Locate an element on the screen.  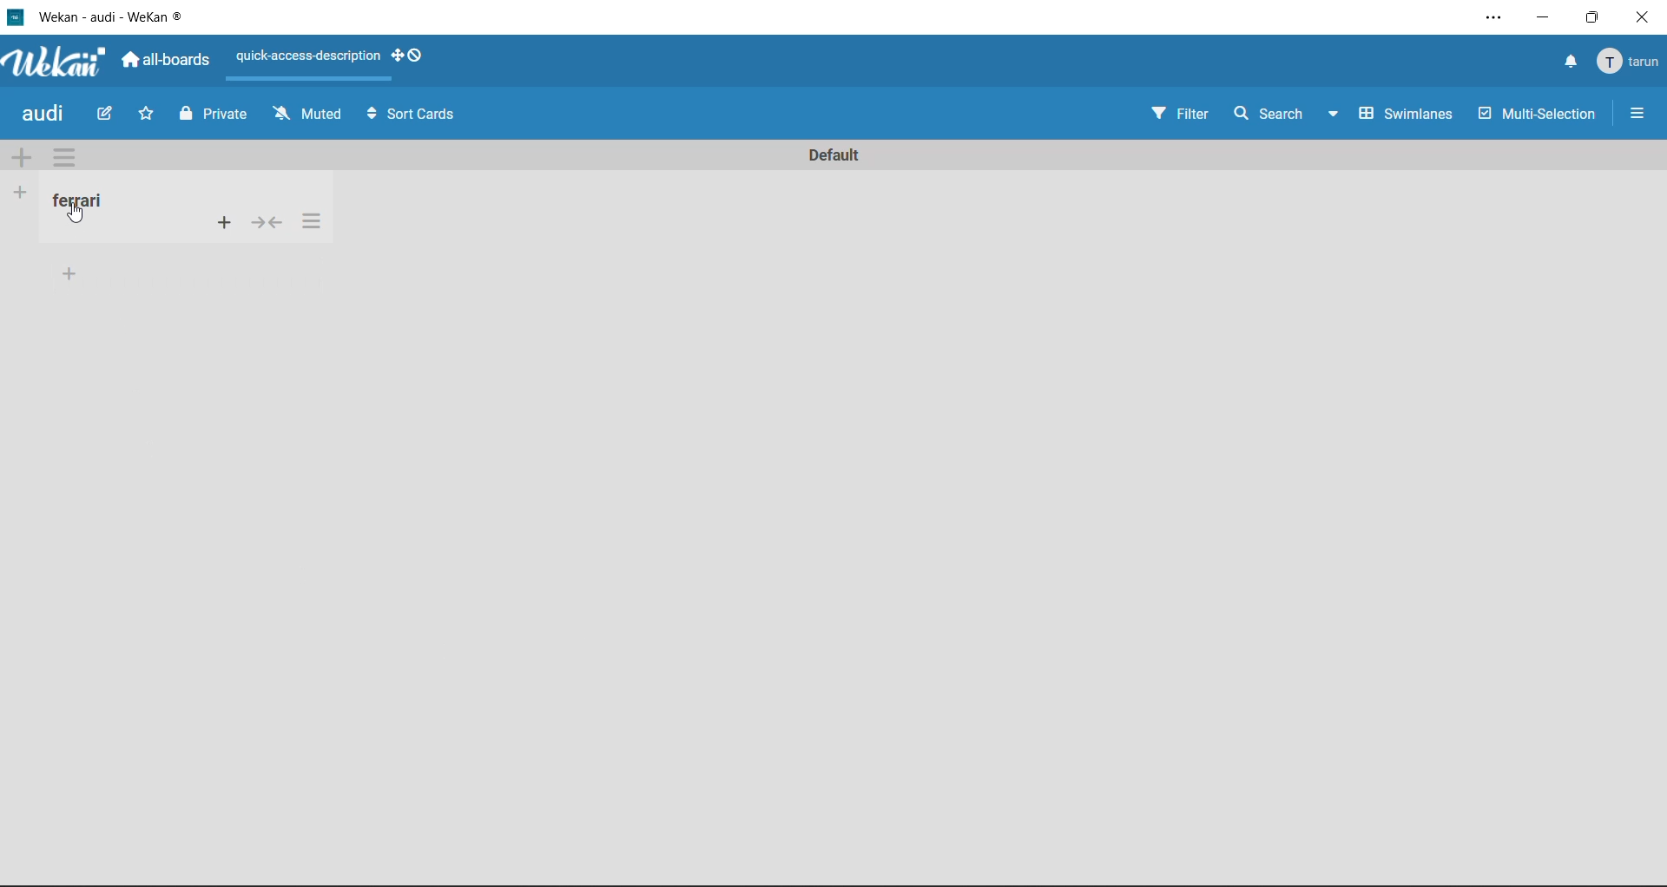
Default is located at coordinates (833, 150).